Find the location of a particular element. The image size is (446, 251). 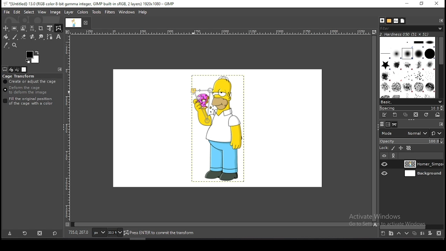

layer on/off is located at coordinates (384, 155).